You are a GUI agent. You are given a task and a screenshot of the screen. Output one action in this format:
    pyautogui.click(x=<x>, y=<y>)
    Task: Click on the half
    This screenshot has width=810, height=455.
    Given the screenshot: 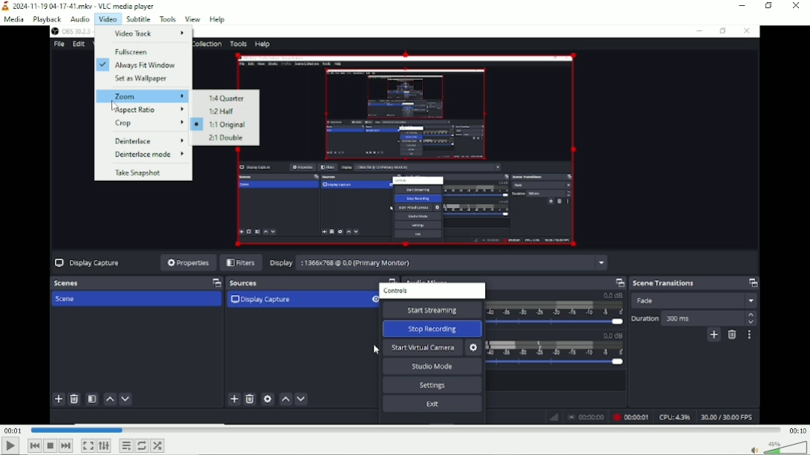 What is the action you would take?
    pyautogui.click(x=225, y=111)
    